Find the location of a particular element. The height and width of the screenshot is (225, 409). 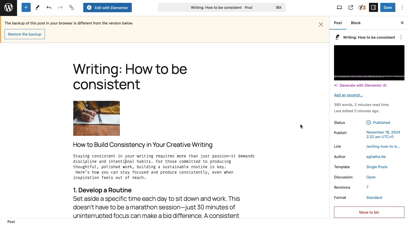

Redo is located at coordinates (60, 7).